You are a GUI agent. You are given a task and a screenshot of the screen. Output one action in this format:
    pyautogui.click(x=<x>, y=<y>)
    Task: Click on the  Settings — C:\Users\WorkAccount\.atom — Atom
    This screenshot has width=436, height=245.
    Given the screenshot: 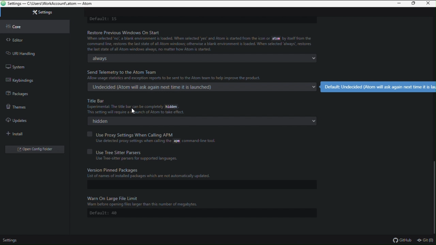 What is the action you would take?
    pyautogui.click(x=51, y=4)
    